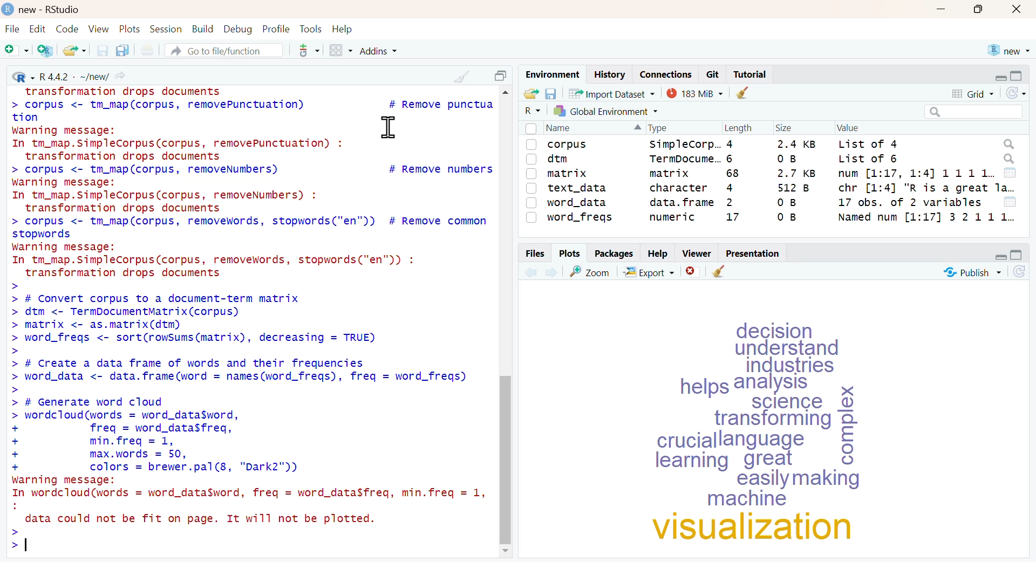 The image size is (1036, 562). Describe the element at coordinates (684, 441) in the screenshot. I see `crucial` at that location.